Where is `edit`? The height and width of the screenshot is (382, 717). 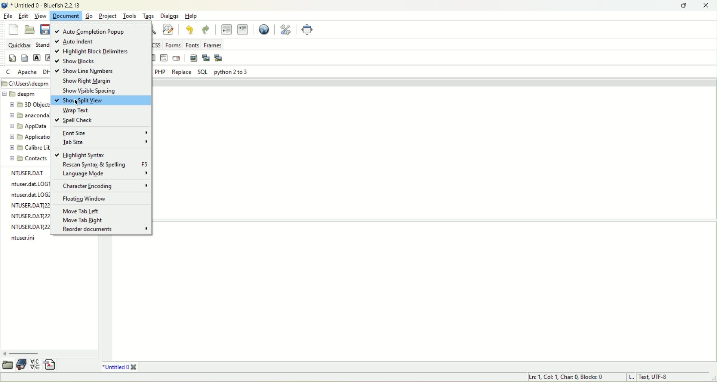 edit is located at coordinates (24, 16).